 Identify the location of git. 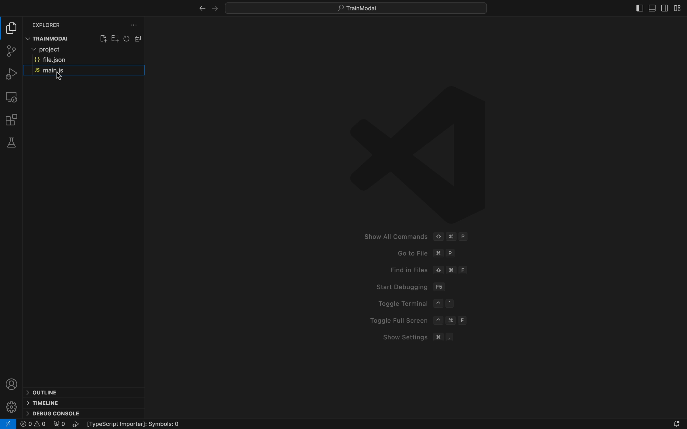
(11, 51).